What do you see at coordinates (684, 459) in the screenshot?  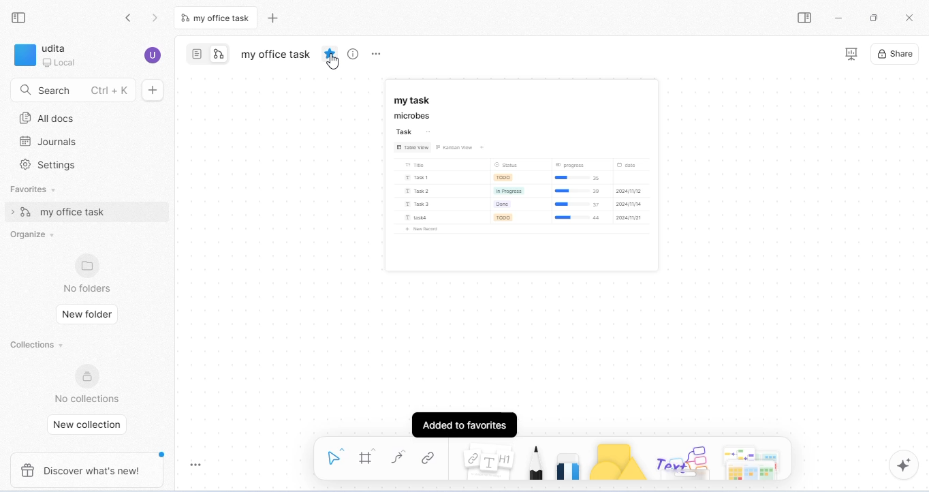 I see `others` at bounding box center [684, 459].